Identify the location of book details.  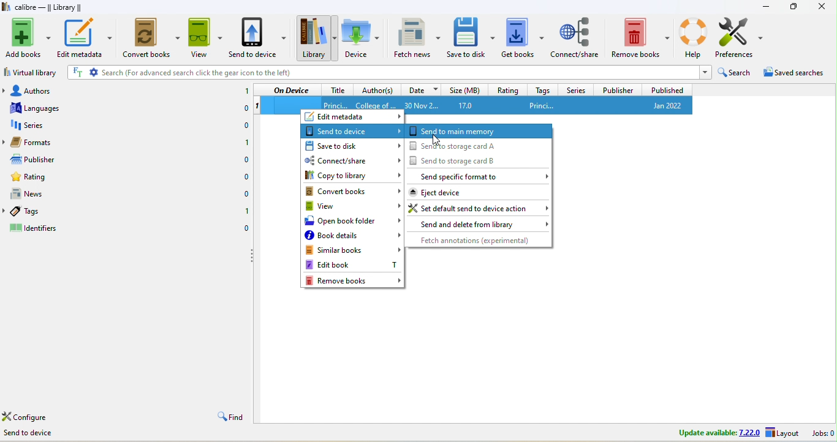
(352, 236).